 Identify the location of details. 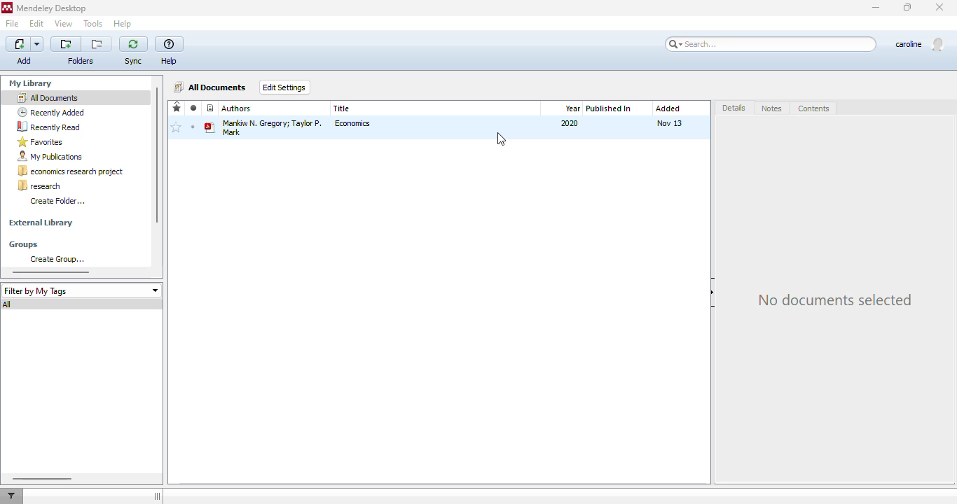
(734, 108).